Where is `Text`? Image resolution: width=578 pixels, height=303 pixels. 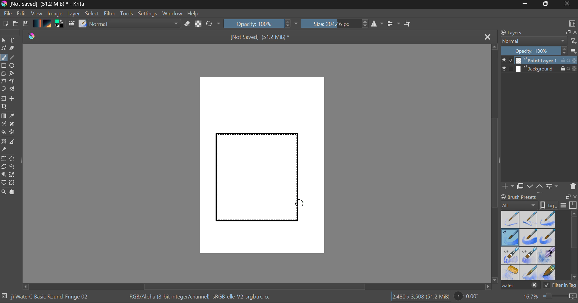
Text is located at coordinates (12, 39).